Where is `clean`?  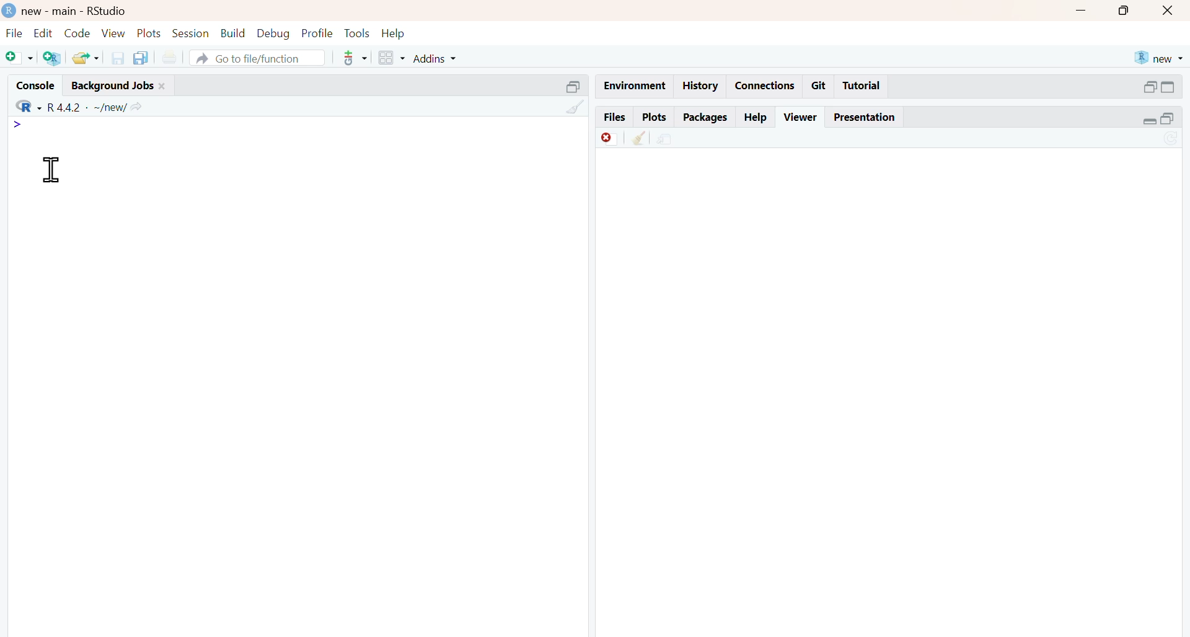 clean is located at coordinates (576, 107).